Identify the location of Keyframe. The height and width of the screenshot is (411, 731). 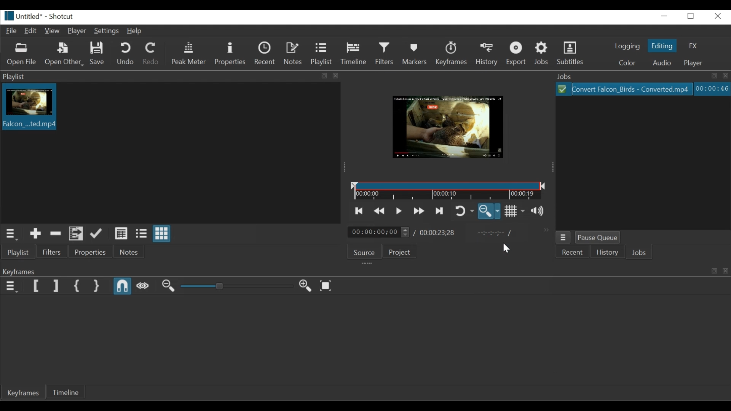
(452, 53).